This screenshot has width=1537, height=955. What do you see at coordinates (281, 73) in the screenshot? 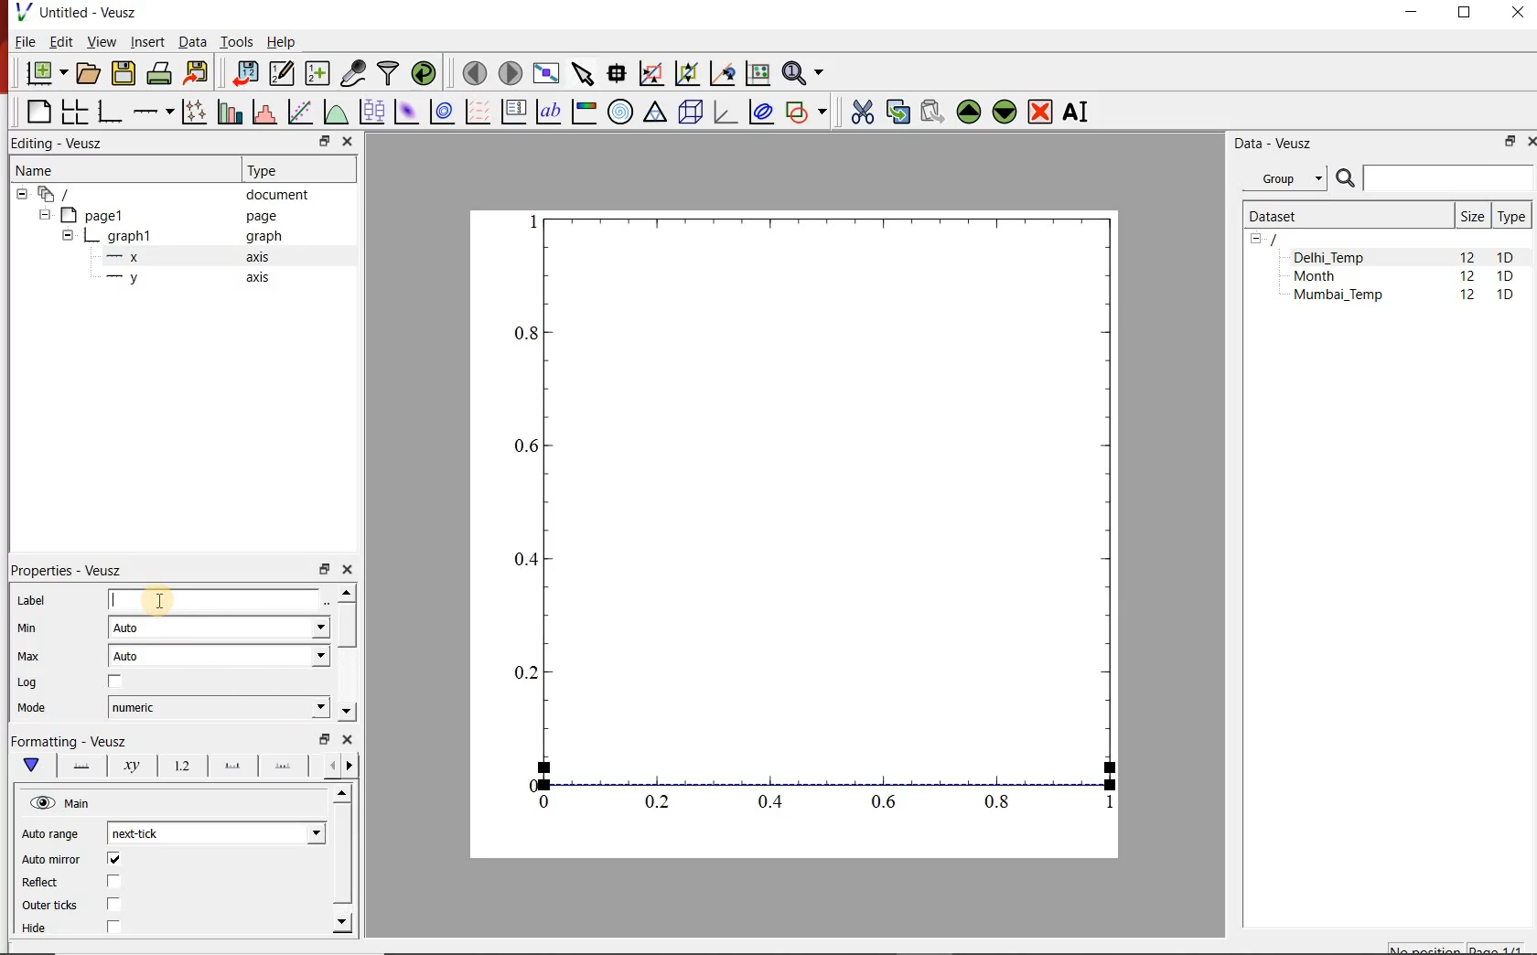
I see `edit and enter new datasets` at bounding box center [281, 73].